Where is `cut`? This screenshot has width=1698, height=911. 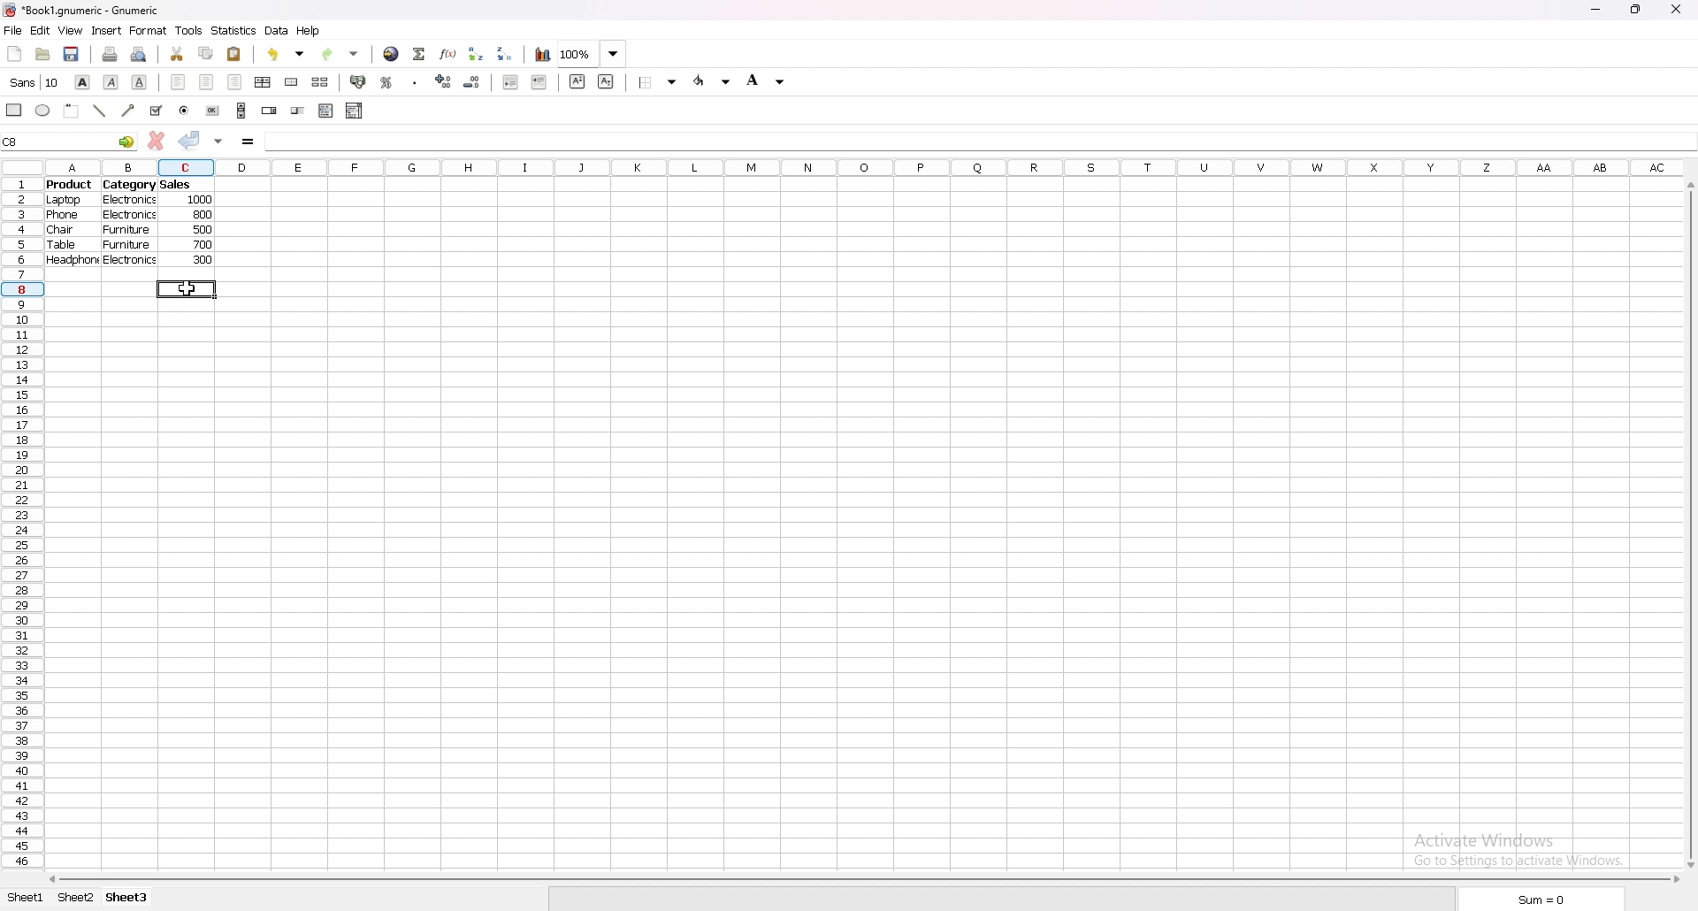
cut is located at coordinates (179, 54).